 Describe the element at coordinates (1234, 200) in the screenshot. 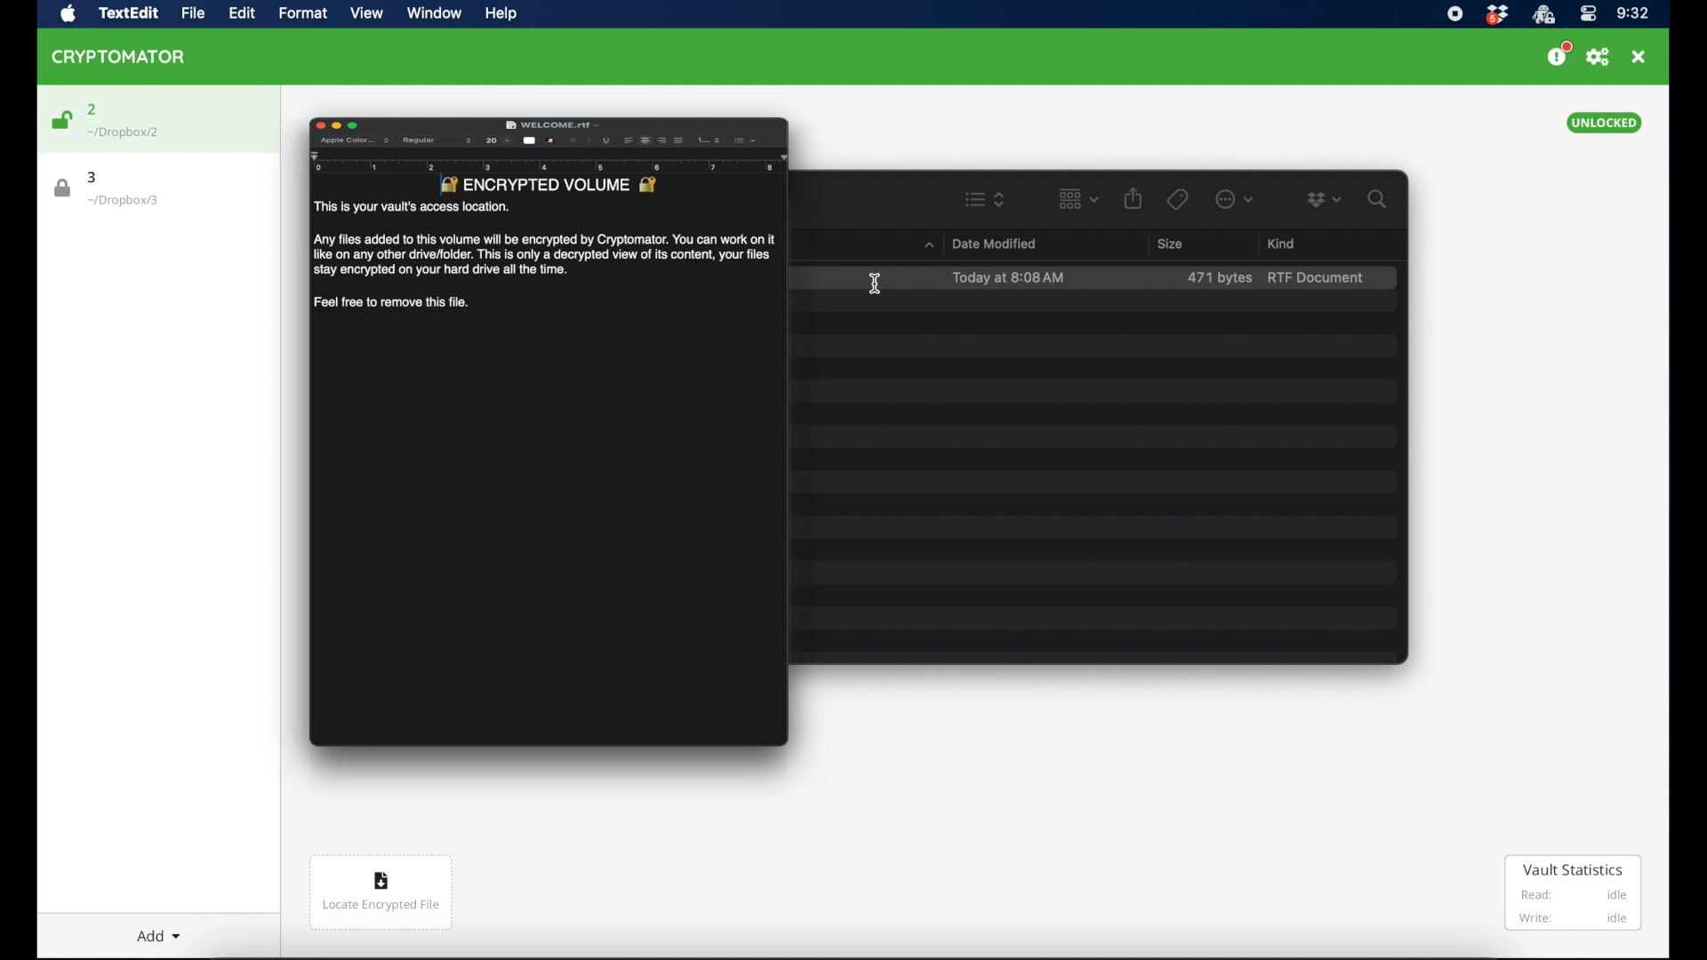

I see `more options` at that location.